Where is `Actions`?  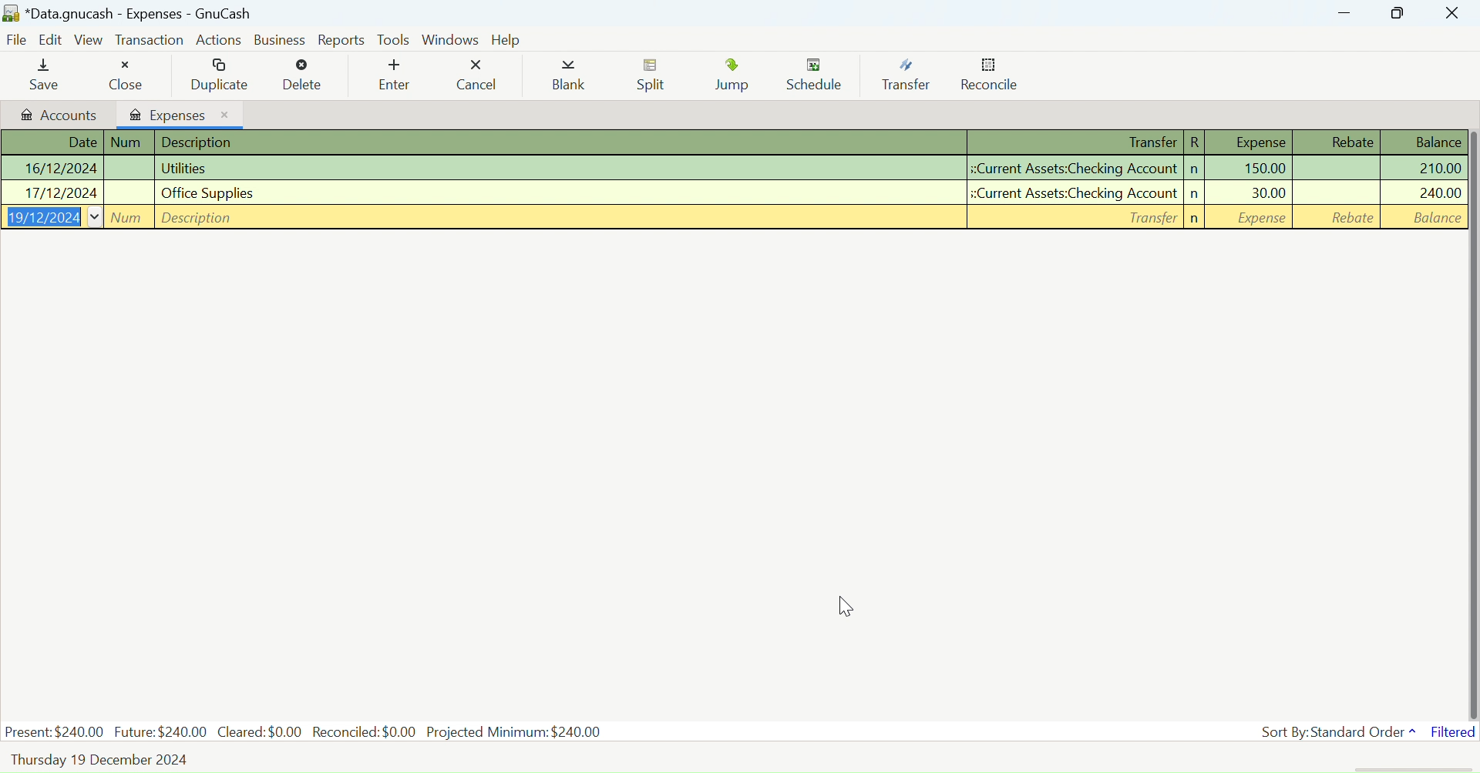 Actions is located at coordinates (221, 39).